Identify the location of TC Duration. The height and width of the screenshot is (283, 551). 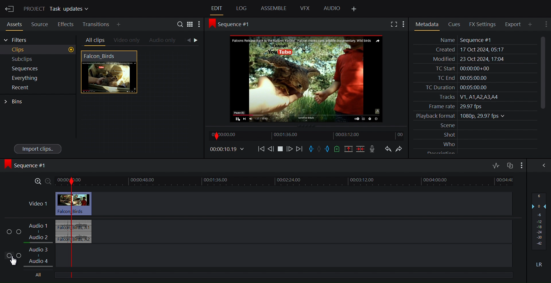
(474, 88).